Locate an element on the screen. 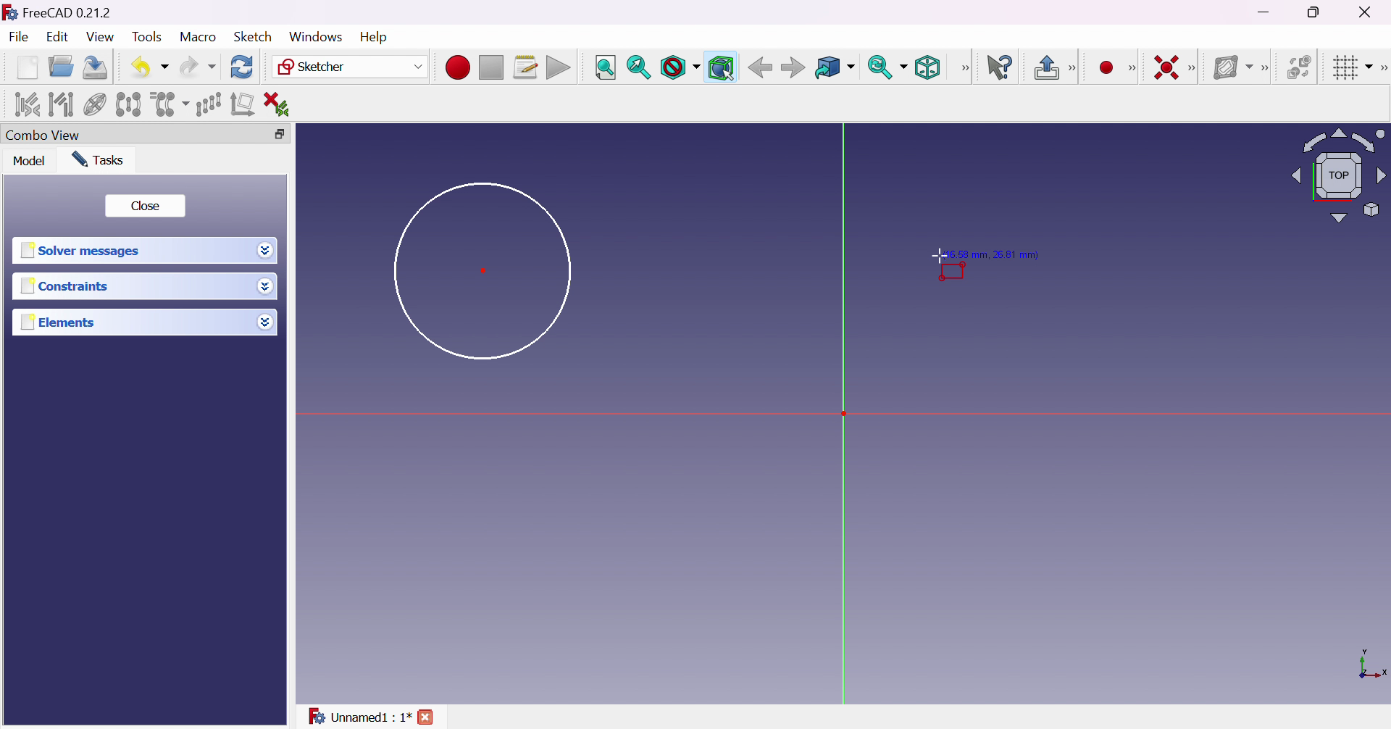  Macros is located at coordinates (526, 67).